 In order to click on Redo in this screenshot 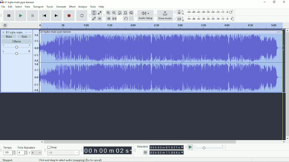, I will do `click(131, 19)`.